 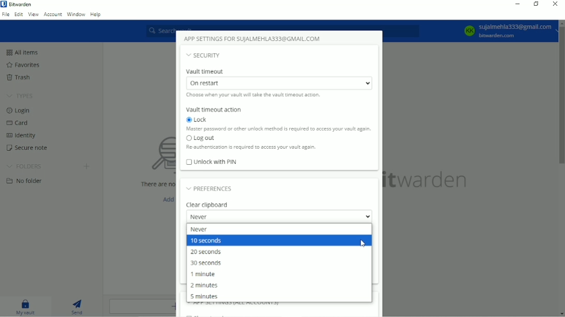 What do you see at coordinates (206, 296) in the screenshot?
I see `5 minutes` at bounding box center [206, 296].